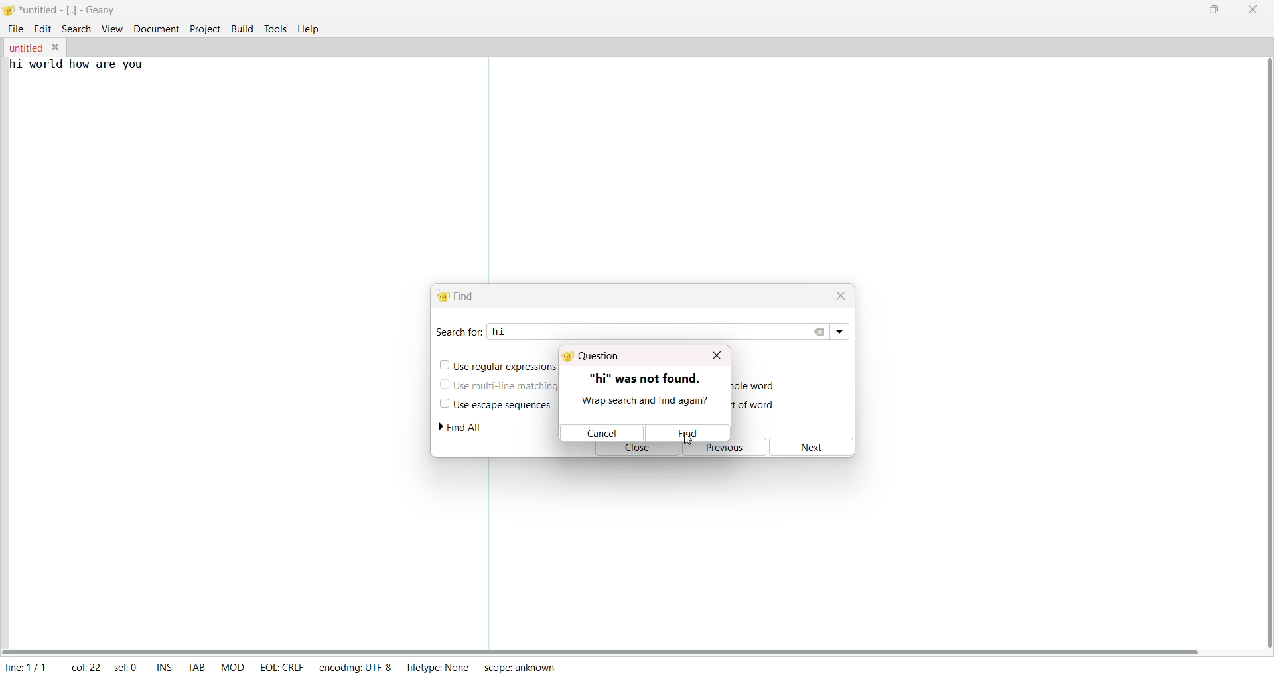 This screenshot has height=675, width=1274. Describe the element at coordinates (113, 29) in the screenshot. I see `view` at that location.